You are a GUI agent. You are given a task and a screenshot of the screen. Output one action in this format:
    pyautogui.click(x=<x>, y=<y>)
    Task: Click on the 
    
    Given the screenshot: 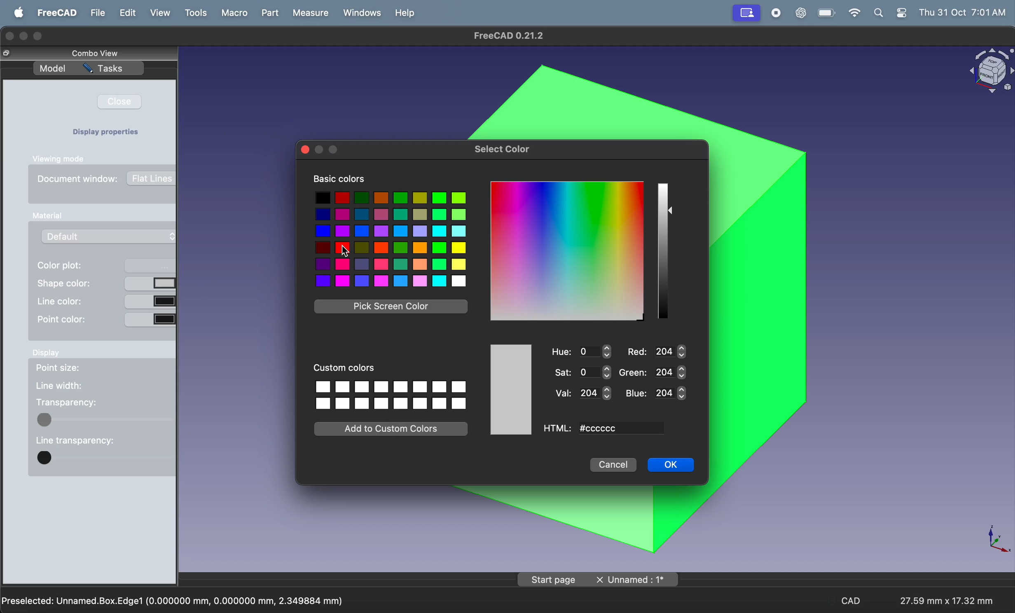 What is the action you would take?
    pyautogui.click(x=46, y=216)
    